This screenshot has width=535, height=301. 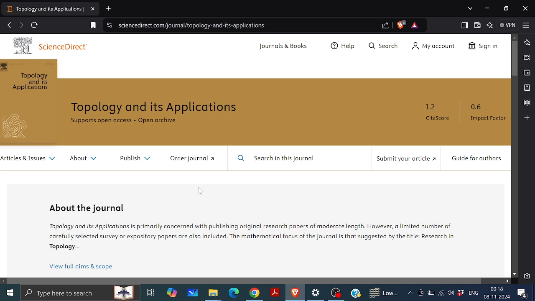 What do you see at coordinates (9, 26) in the screenshot?
I see `Go back to previous page` at bounding box center [9, 26].